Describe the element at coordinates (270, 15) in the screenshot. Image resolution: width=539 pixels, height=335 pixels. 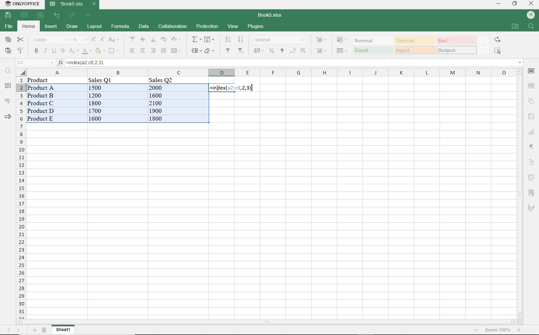
I see `document name` at that location.